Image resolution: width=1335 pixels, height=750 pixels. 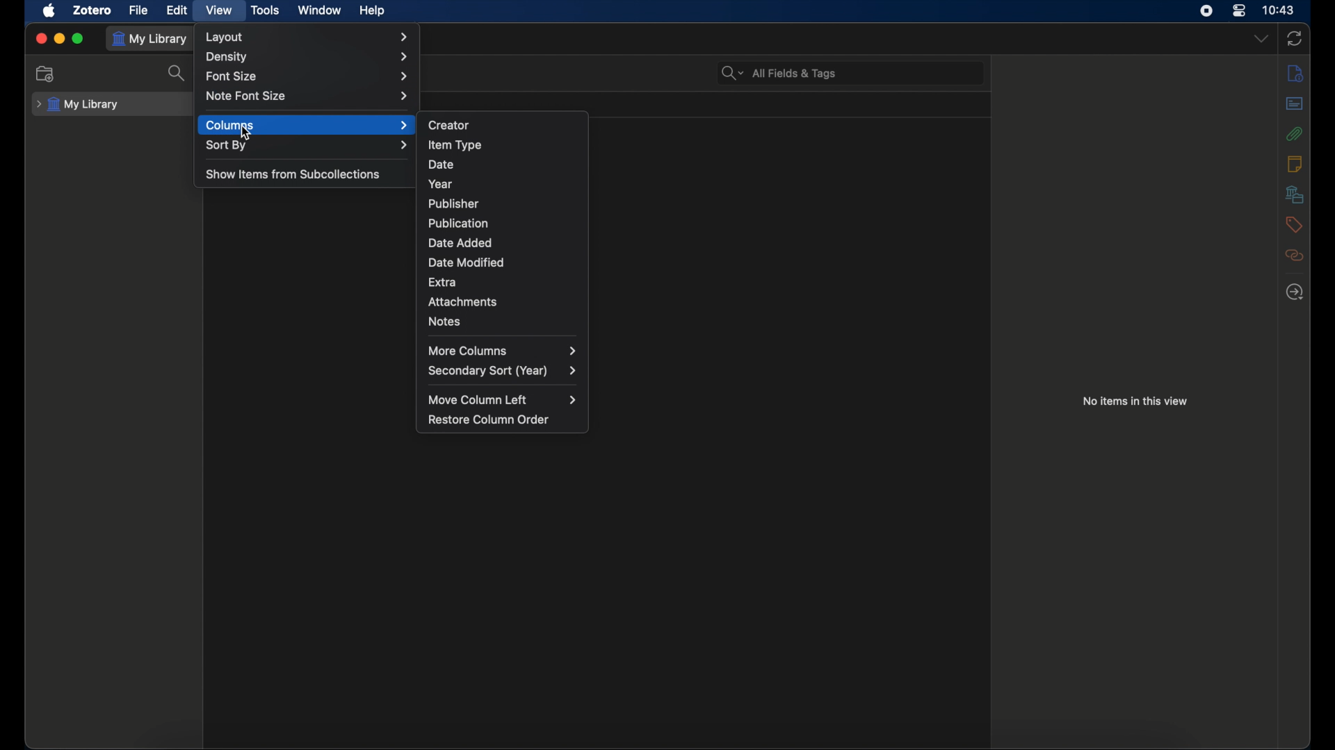 What do you see at coordinates (1208, 11) in the screenshot?
I see `screen recorder` at bounding box center [1208, 11].